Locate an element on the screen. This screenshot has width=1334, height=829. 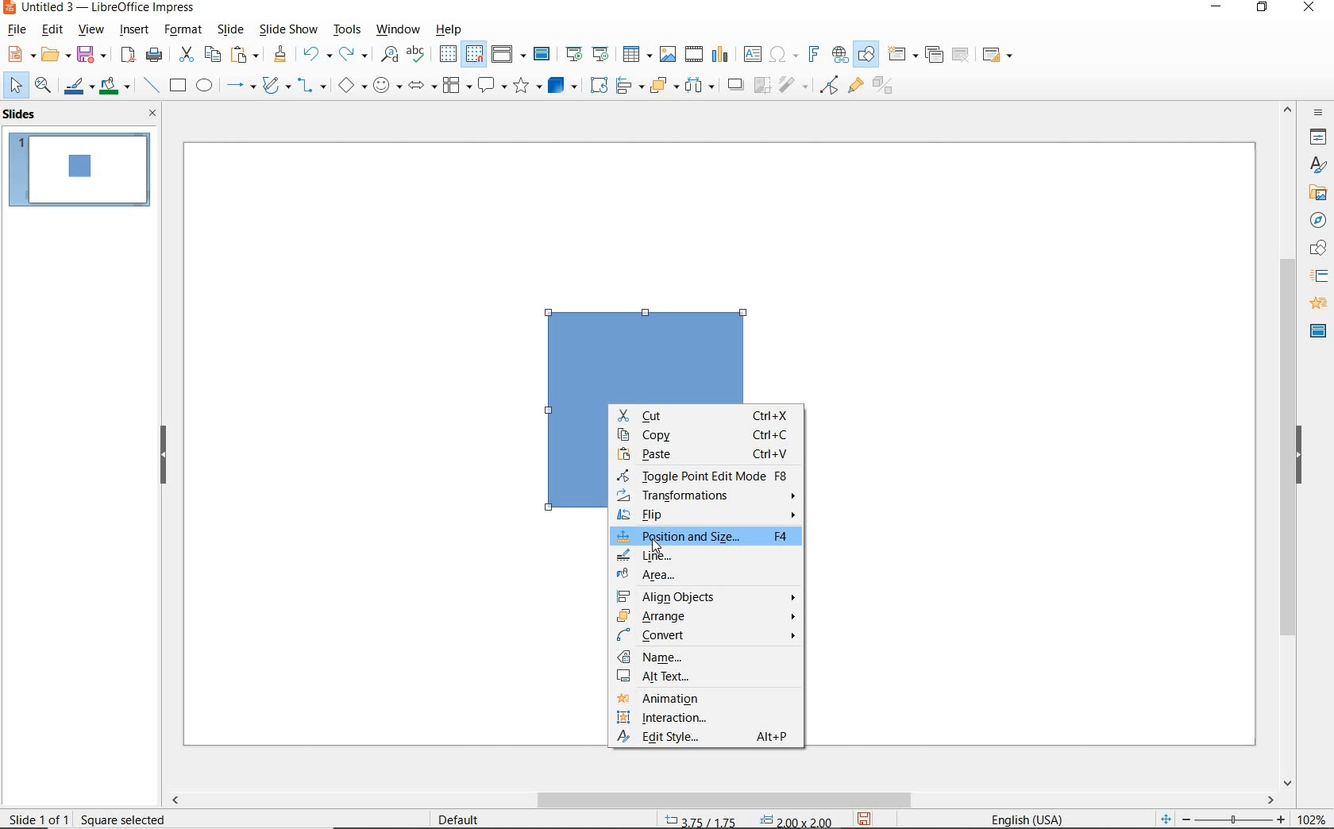
paste is located at coordinates (243, 56).